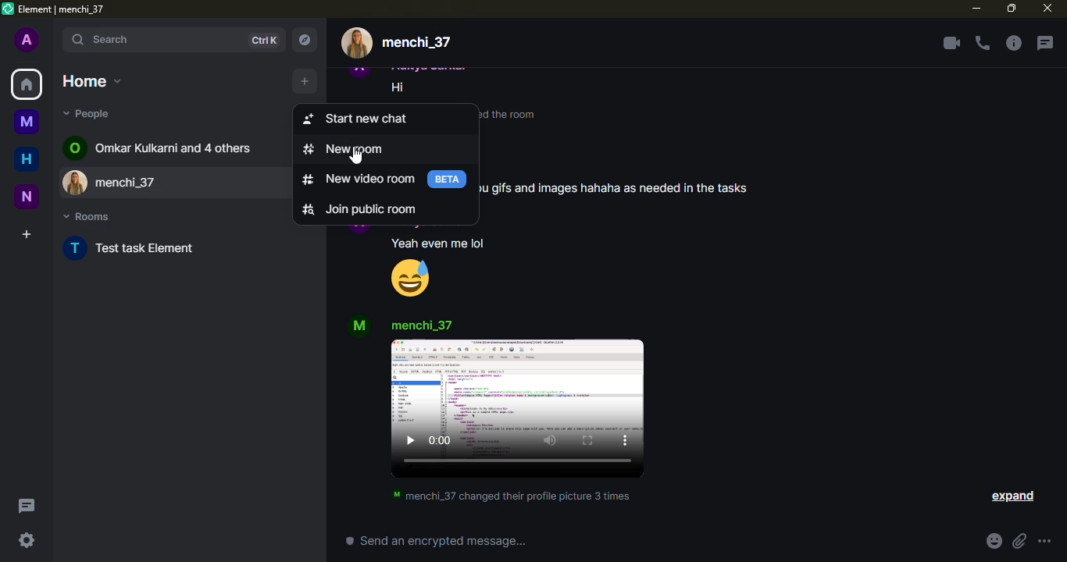 The height and width of the screenshot is (562, 1067). Describe the element at coordinates (416, 43) in the screenshot. I see `menchi_37` at that location.